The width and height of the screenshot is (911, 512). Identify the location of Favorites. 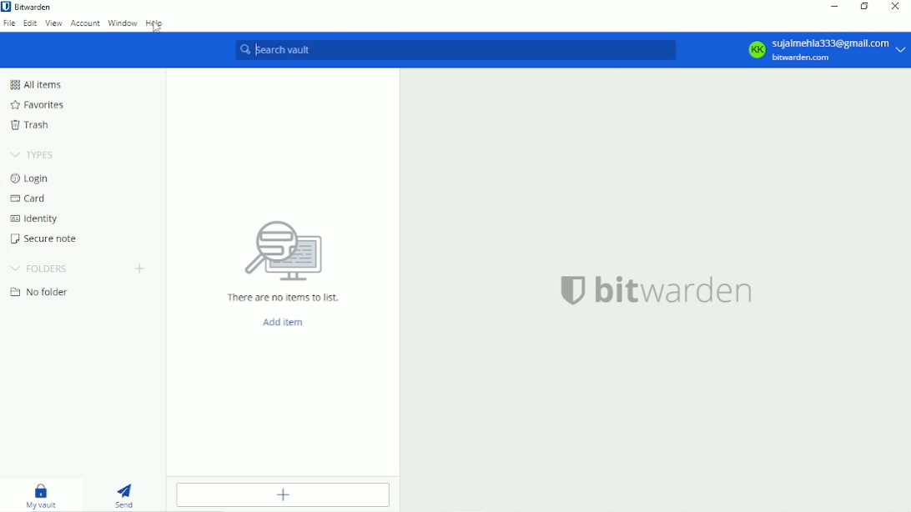
(40, 103).